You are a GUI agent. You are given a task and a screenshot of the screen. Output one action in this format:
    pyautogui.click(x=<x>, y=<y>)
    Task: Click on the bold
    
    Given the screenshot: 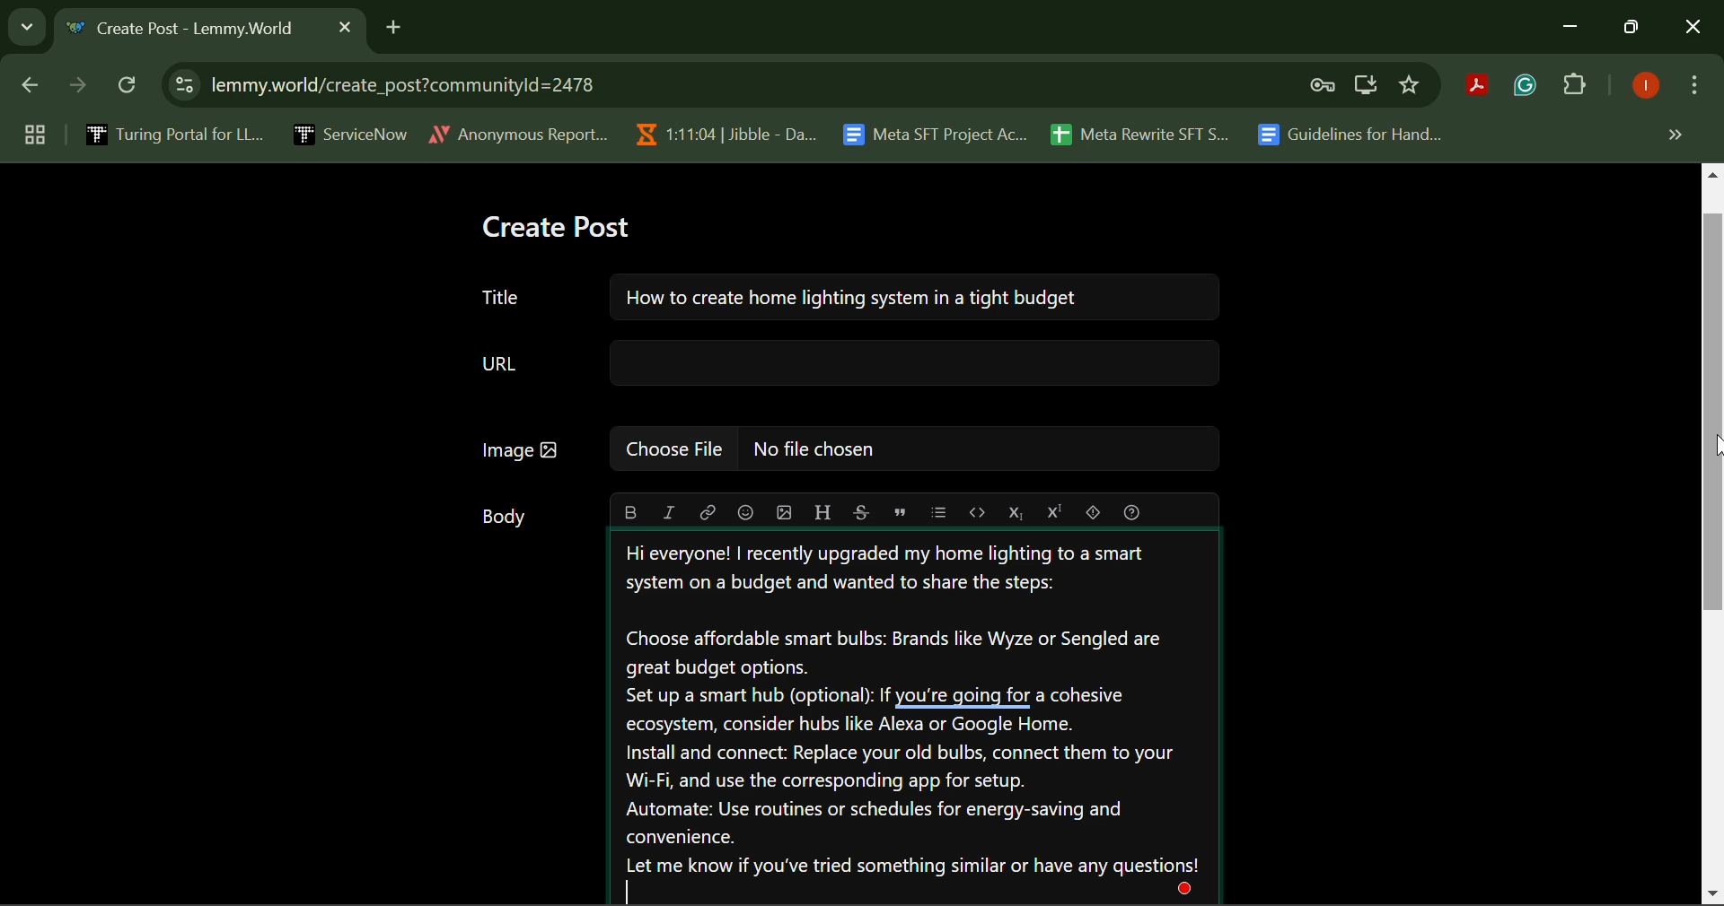 What is the action you would take?
    pyautogui.click(x=631, y=513)
    